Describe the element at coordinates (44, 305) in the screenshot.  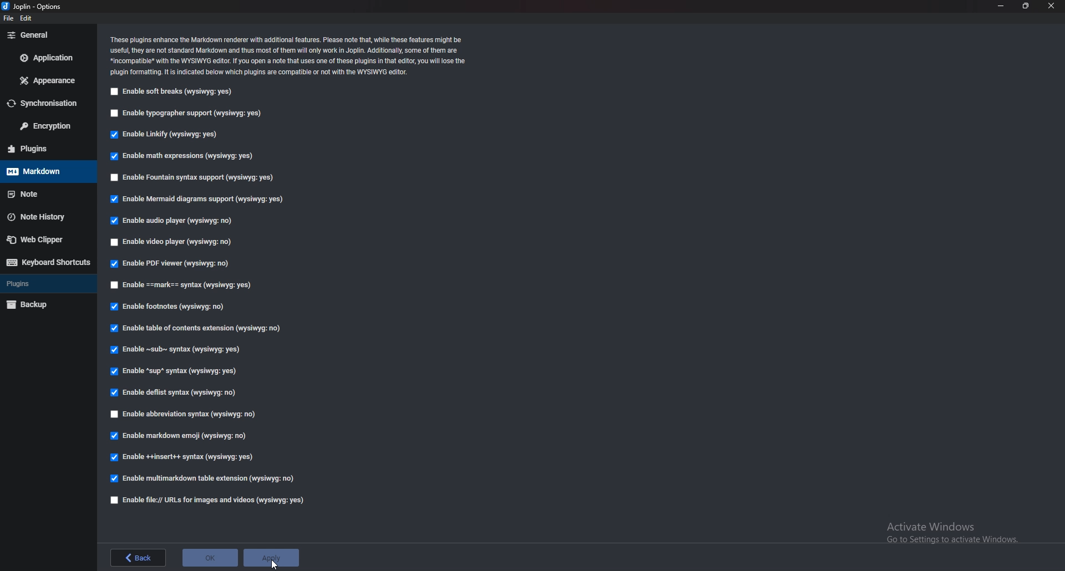
I see `backup` at that location.